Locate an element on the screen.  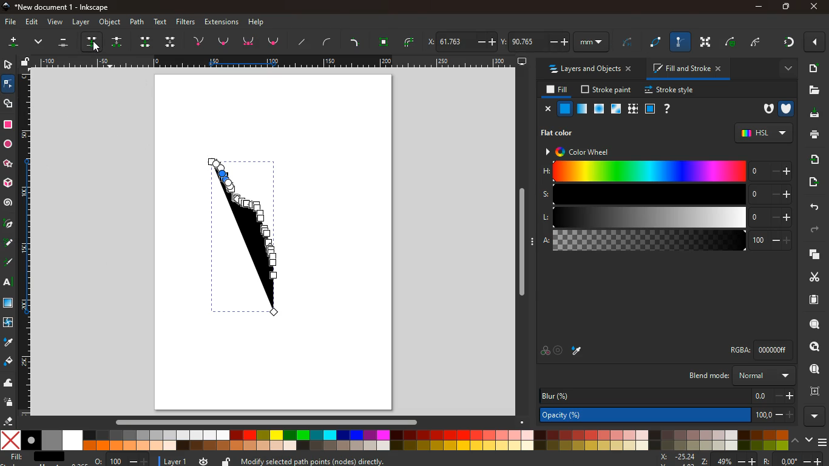
inkscape is located at coordinates (60, 6).